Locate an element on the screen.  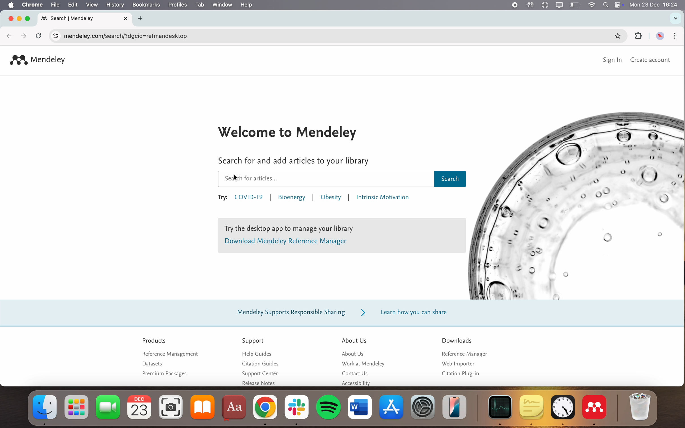
facetime is located at coordinates (108, 408).